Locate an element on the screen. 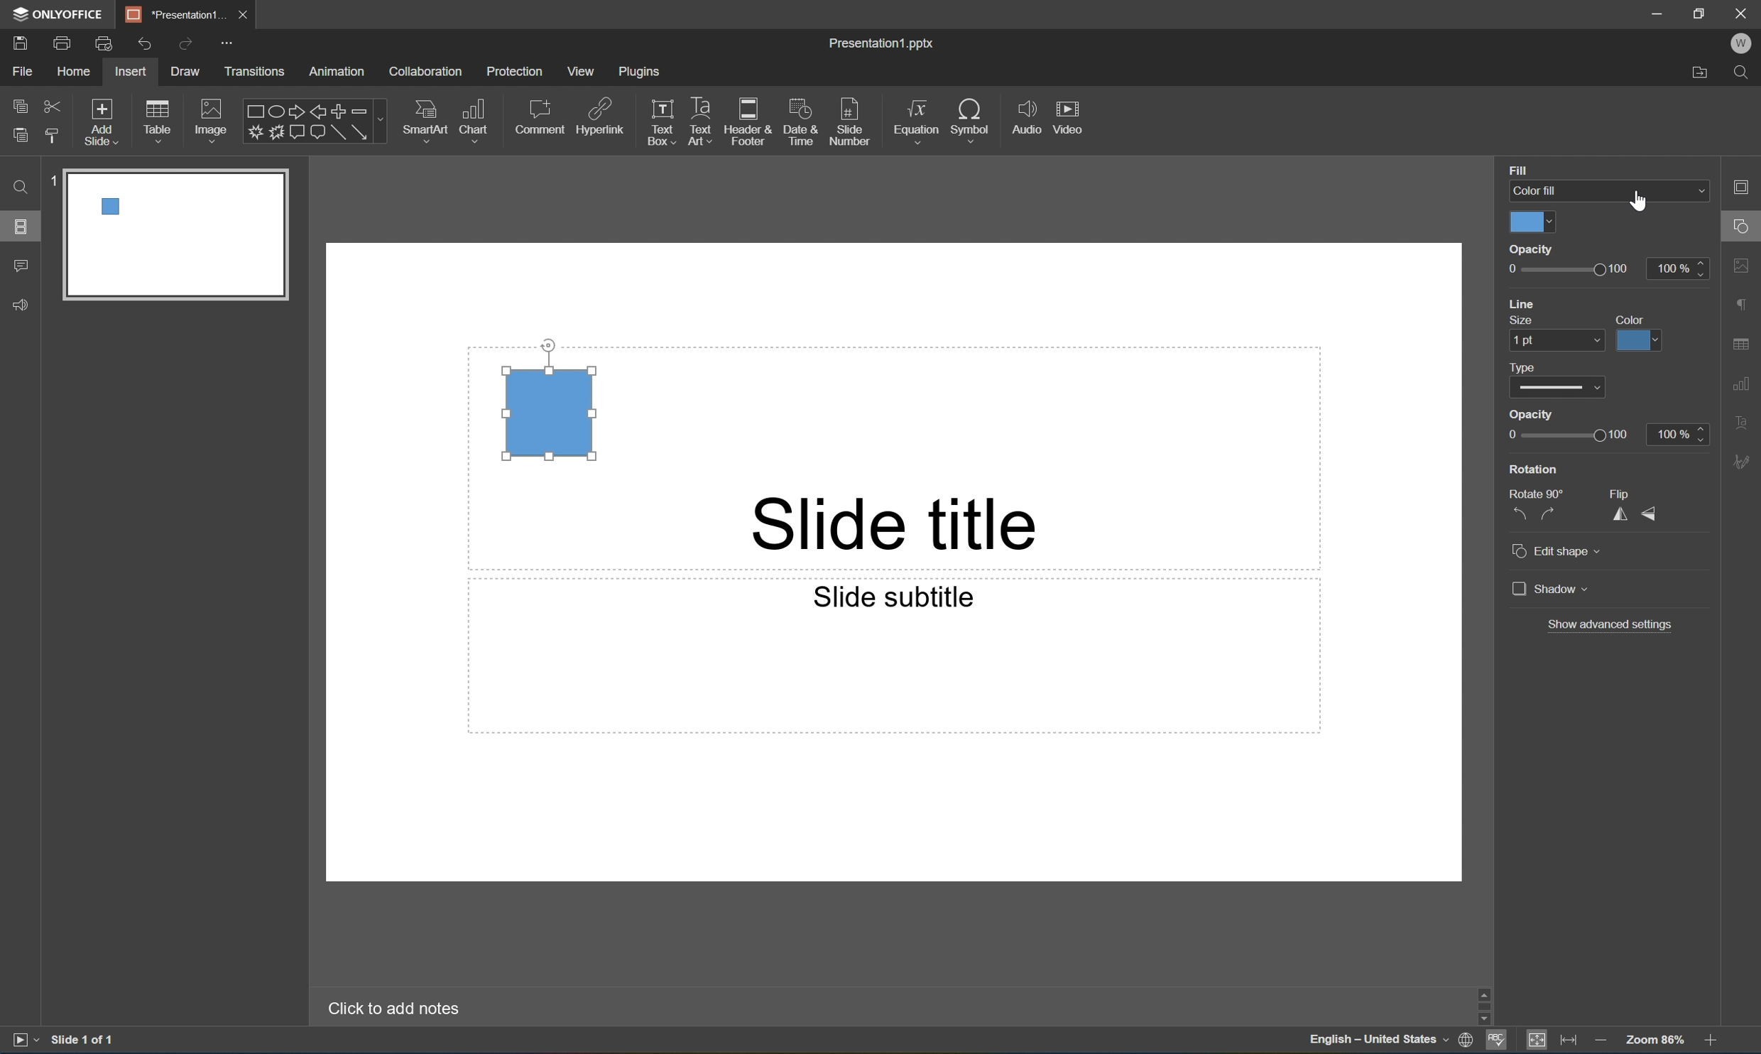  Paragraph settings is located at coordinates (1745, 305).